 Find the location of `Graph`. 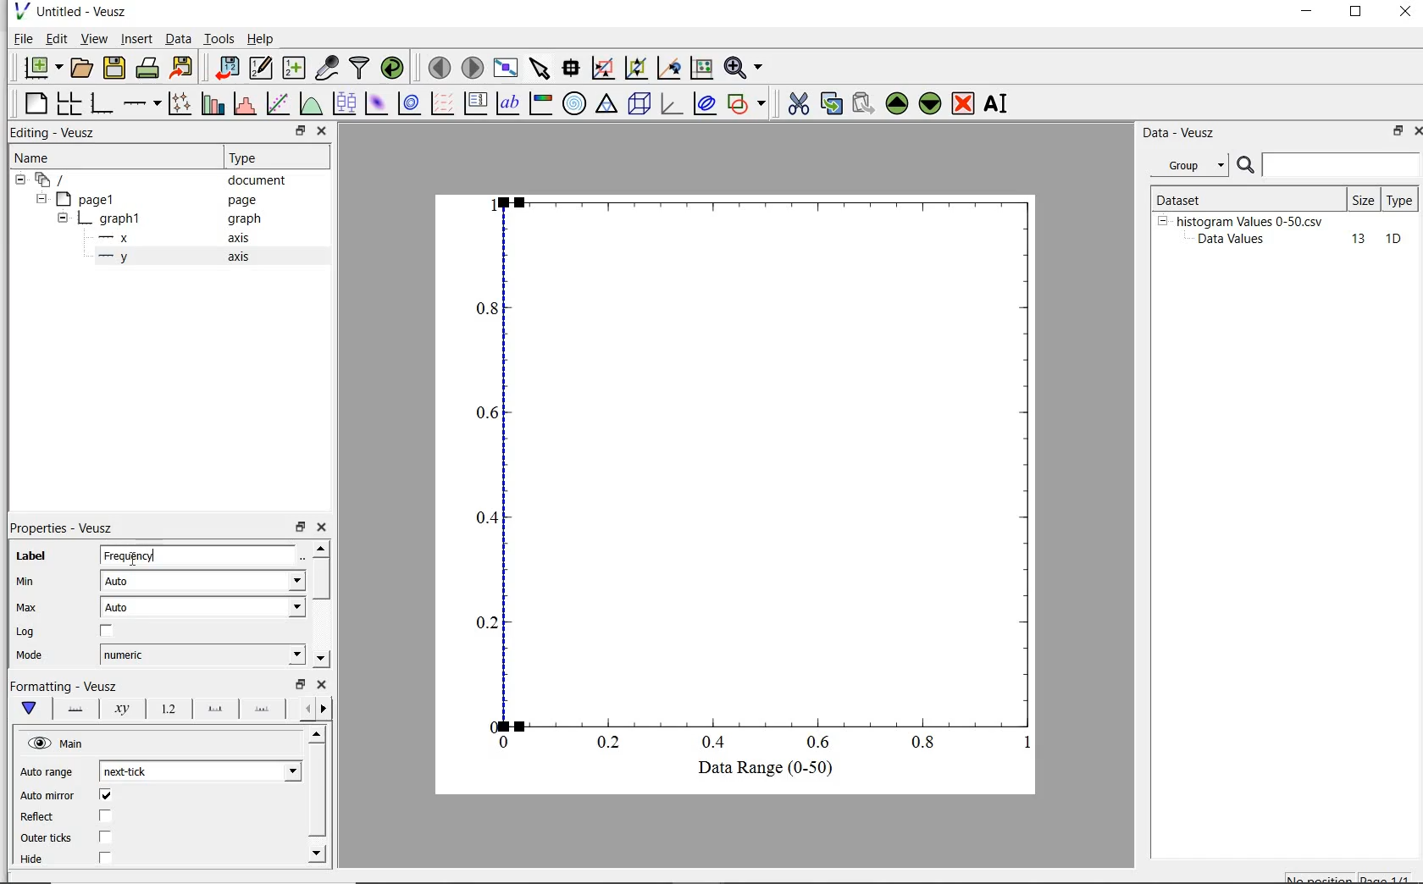

Graph is located at coordinates (754, 471).